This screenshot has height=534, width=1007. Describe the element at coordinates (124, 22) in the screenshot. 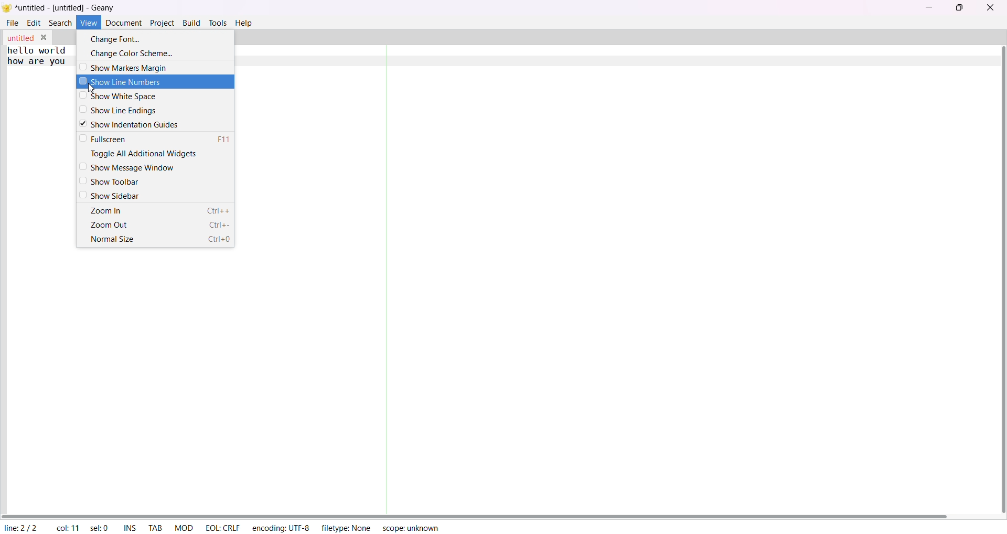

I see `document` at that location.